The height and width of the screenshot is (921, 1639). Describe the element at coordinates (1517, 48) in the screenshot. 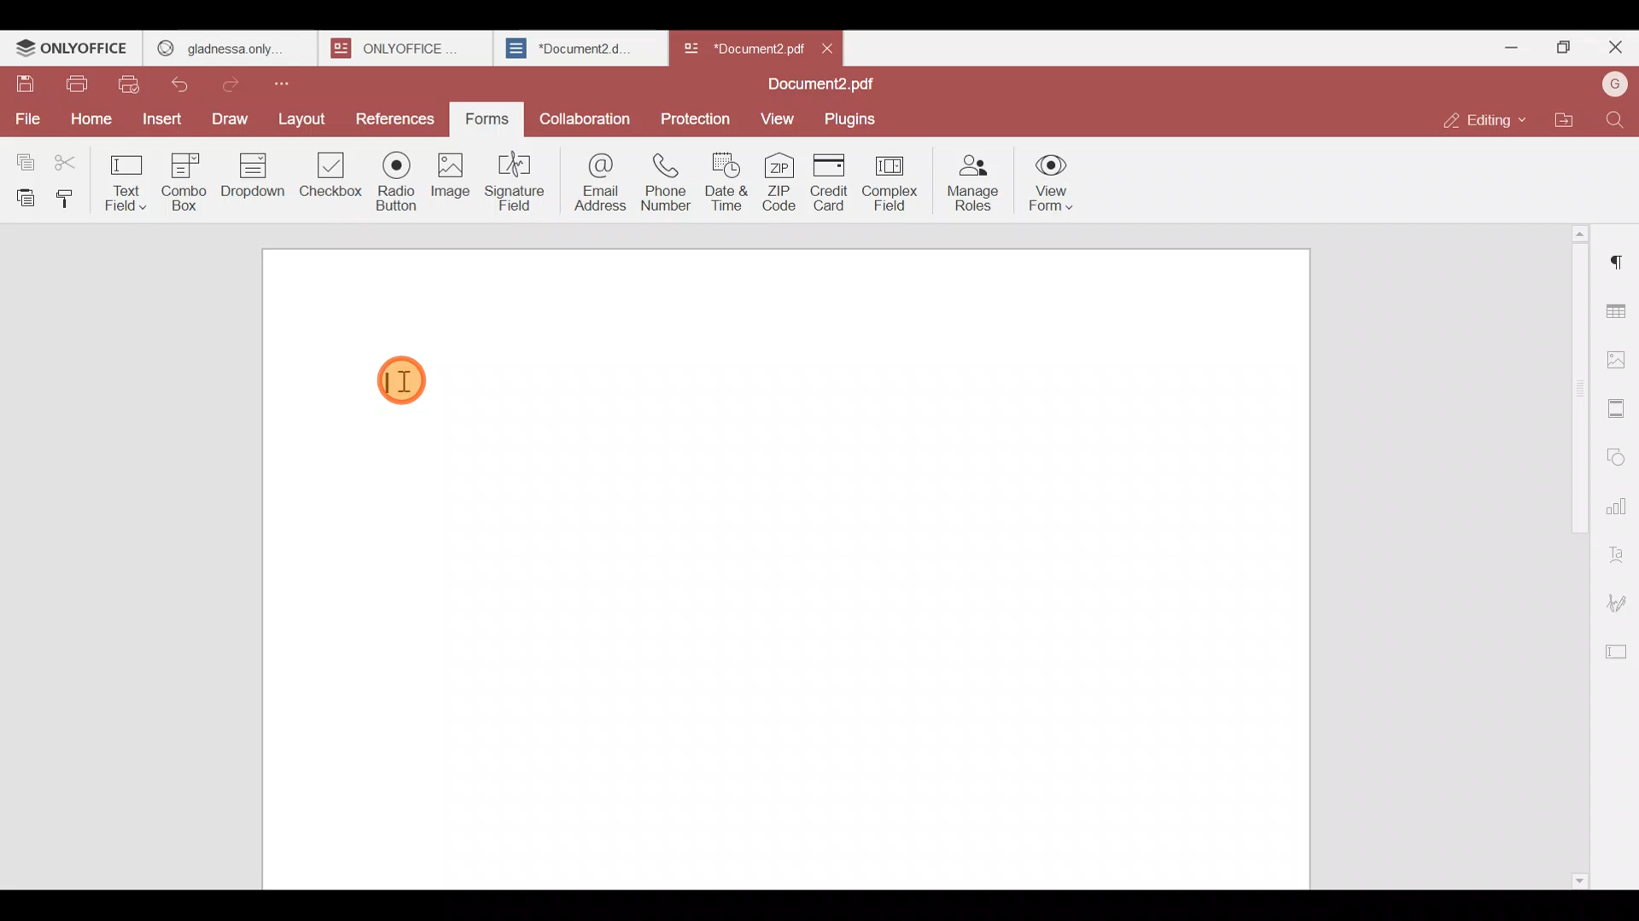

I see `Minimize` at that location.